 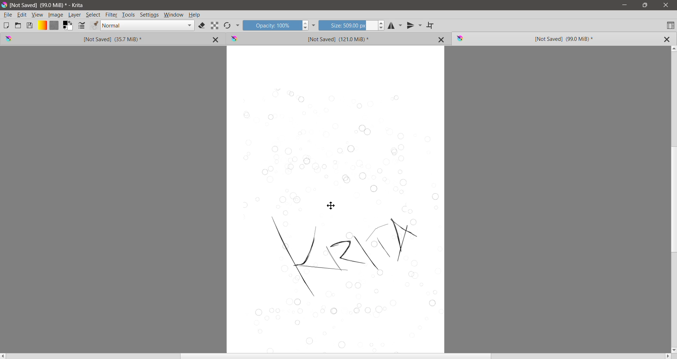 I want to click on Set eraser mode, so click(x=202, y=26).